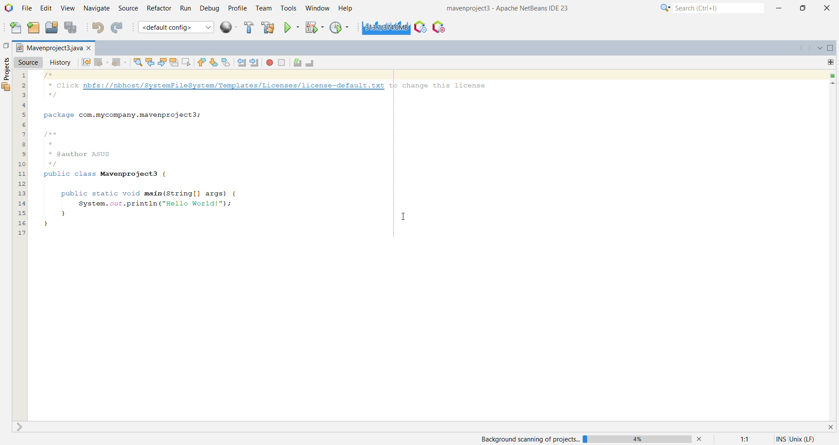 This screenshot has width=839, height=445. I want to click on Profile the IDE, so click(420, 28).